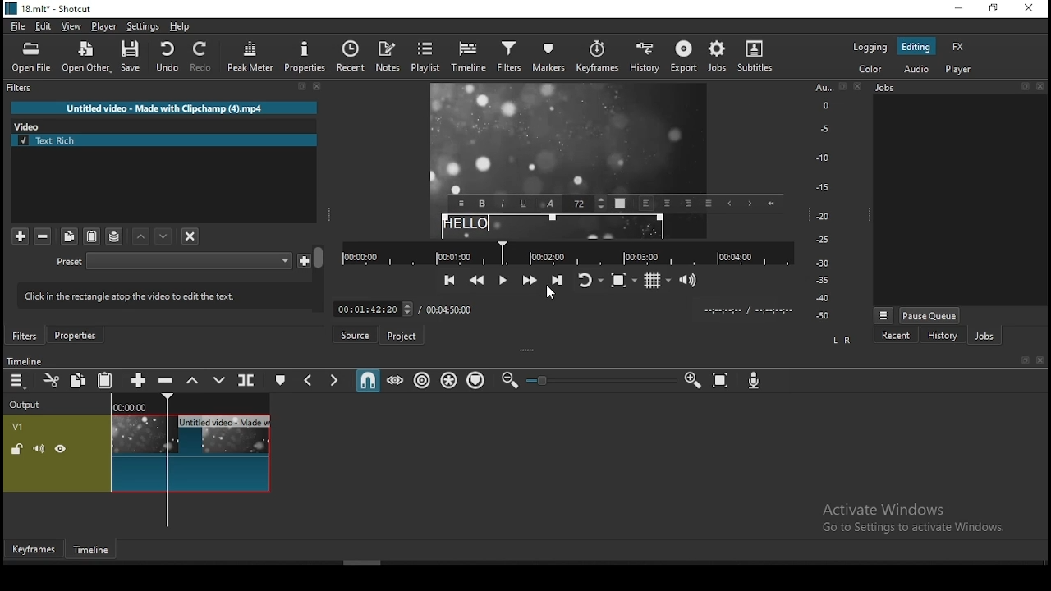 The width and height of the screenshot is (1051, 591). What do you see at coordinates (191, 402) in the screenshot?
I see `Timeline` at bounding box center [191, 402].